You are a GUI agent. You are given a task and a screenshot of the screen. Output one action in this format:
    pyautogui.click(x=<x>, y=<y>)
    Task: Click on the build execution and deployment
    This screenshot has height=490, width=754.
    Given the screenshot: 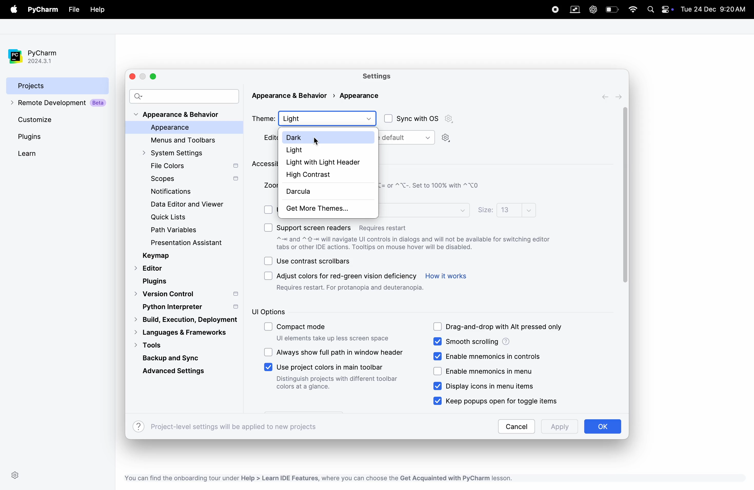 What is the action you would take?
    pyautogui.click(x=182, y=320)
    